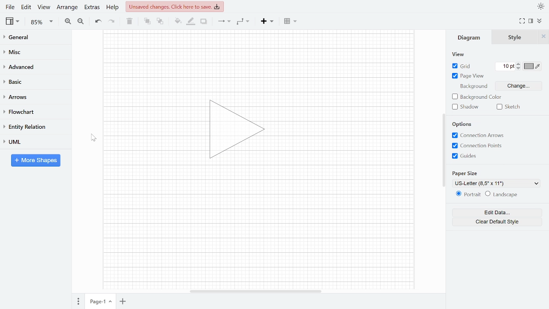 This screenshot has width=549, height=309. Describe the element at coordinates (98, 21) in the screenshot. I see `Undo` at that location.